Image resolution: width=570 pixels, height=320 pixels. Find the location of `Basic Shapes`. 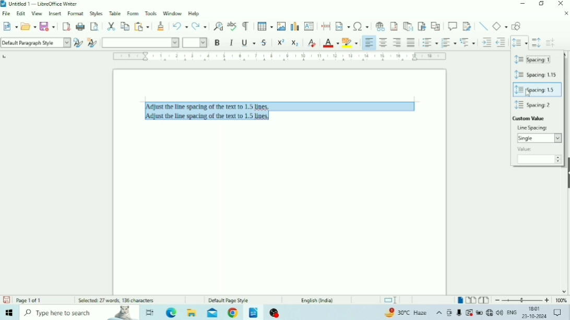

Basic Shapes is located at coordinates (500, 26).